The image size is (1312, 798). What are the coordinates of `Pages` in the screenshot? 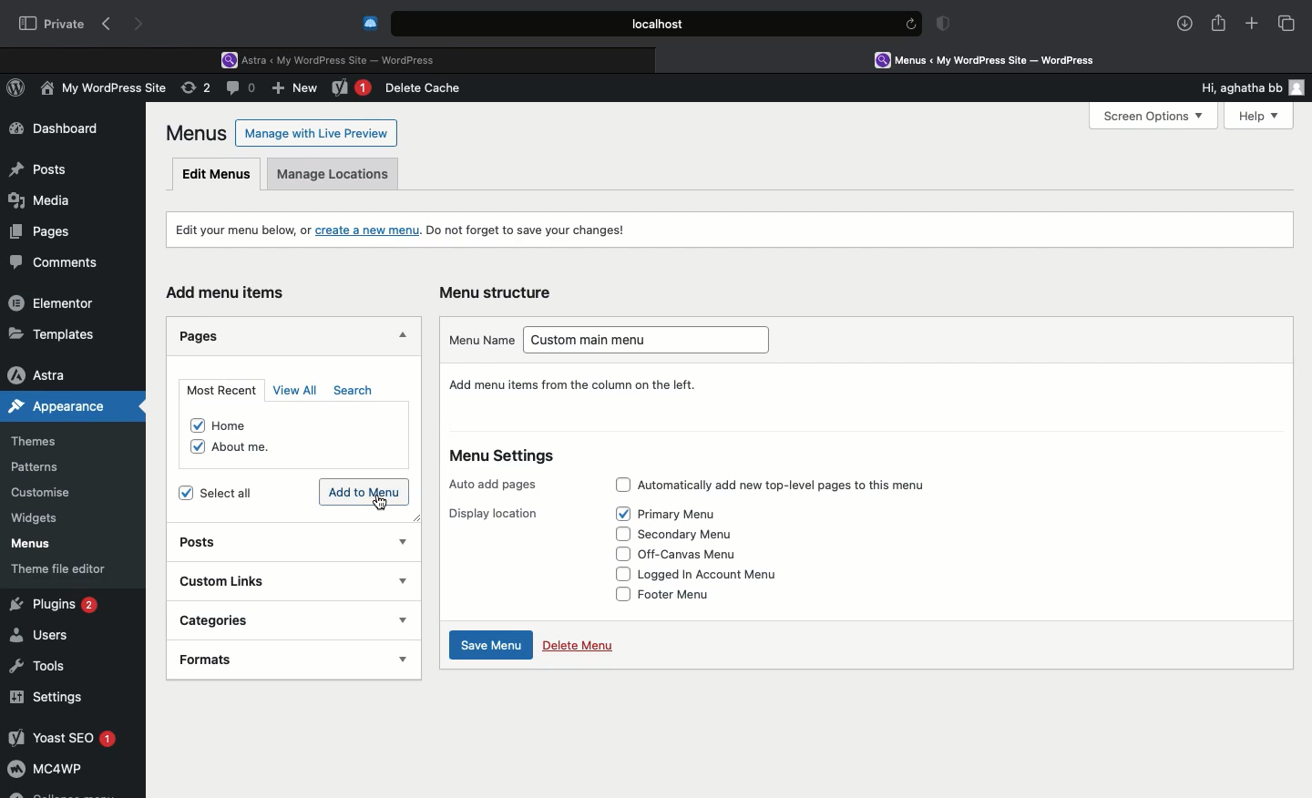 It's located at (36, 230).